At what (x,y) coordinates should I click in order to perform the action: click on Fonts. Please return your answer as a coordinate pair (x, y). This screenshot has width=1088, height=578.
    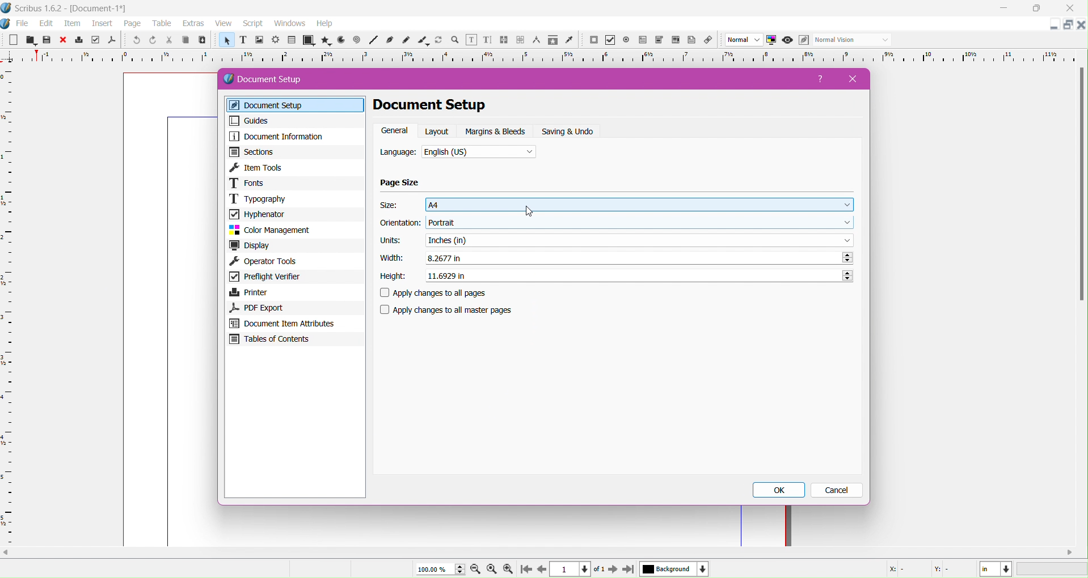
    Looking at the image, I should click on (296, 183).